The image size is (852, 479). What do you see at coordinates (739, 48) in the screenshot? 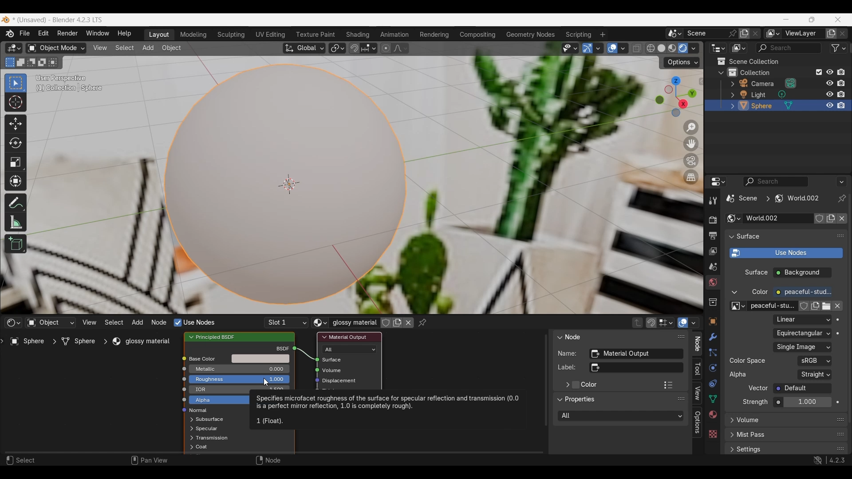
I see `Display mode` at bounding box center [739, 48].